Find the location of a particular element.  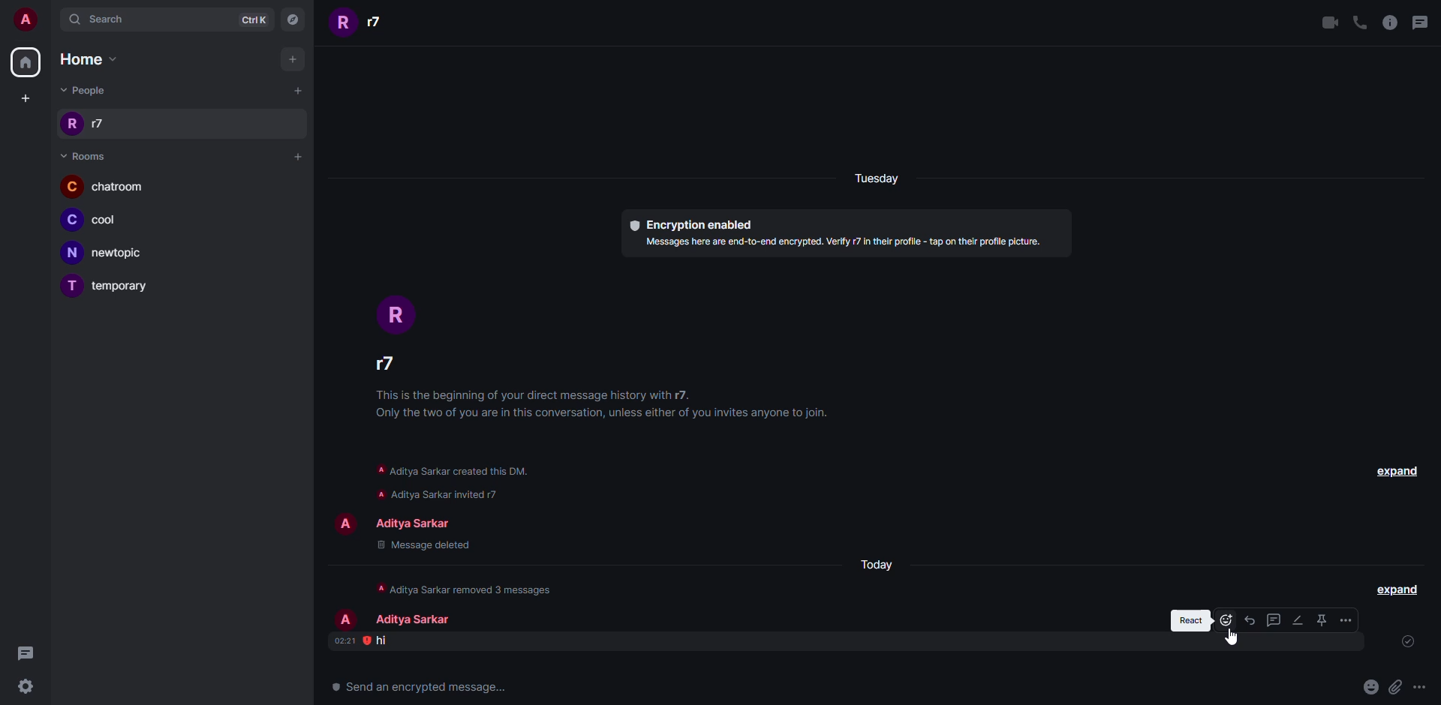

account is located at coordinates (26, 19).